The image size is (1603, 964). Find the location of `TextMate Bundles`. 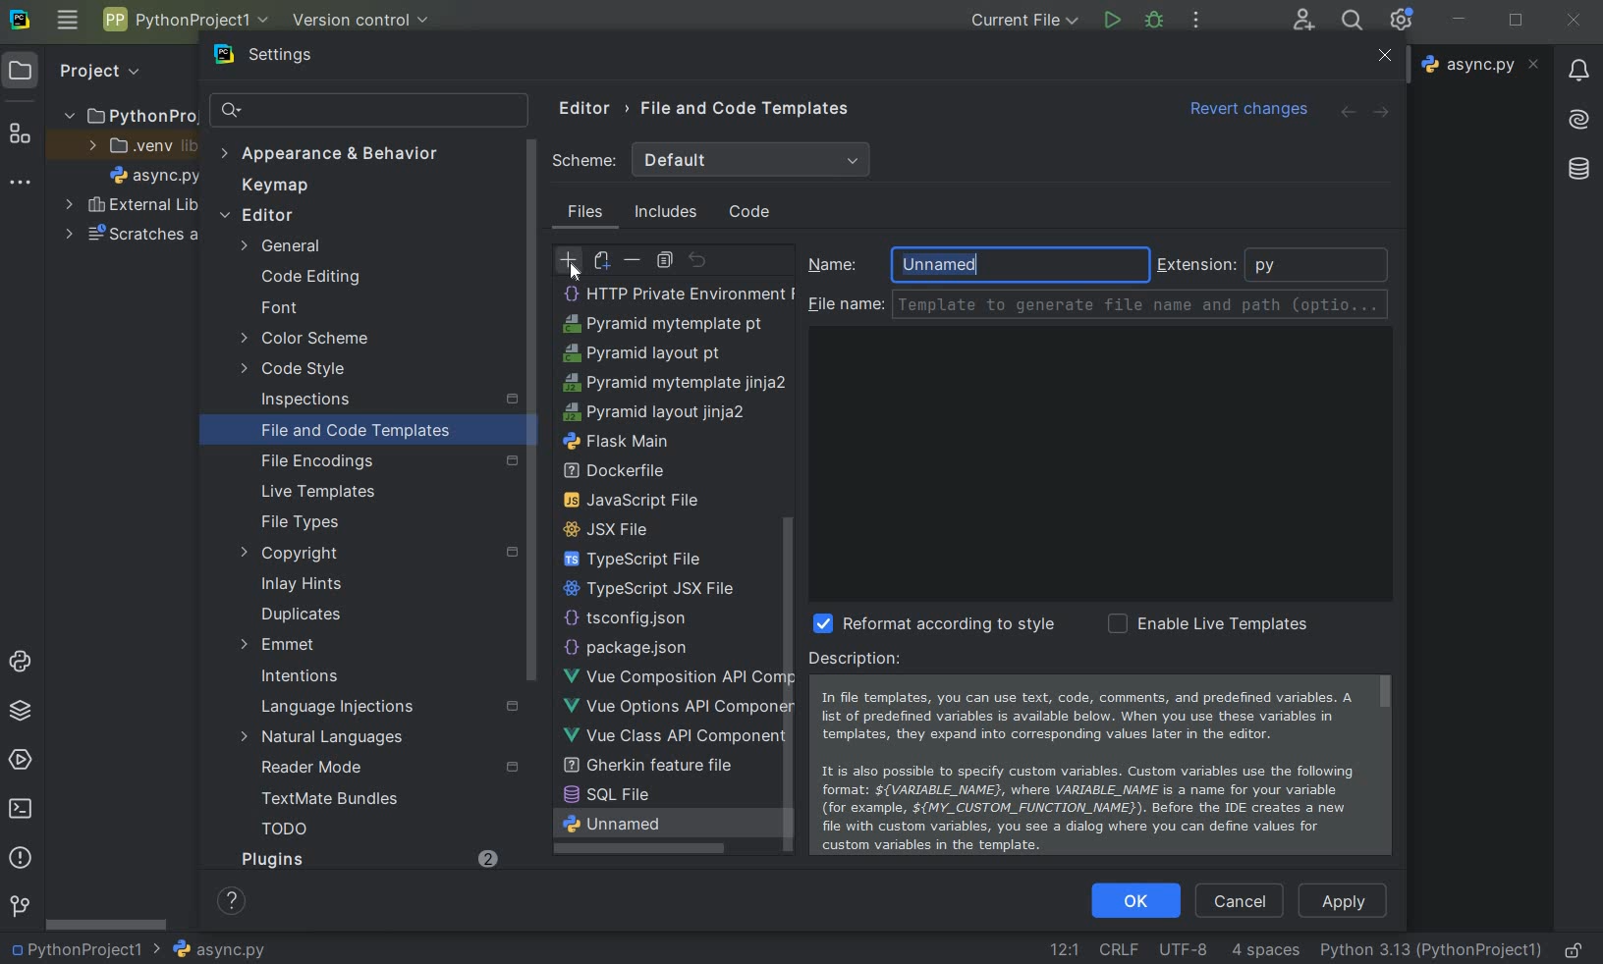

TextMate Bundles is located at coordinates (349, 799).